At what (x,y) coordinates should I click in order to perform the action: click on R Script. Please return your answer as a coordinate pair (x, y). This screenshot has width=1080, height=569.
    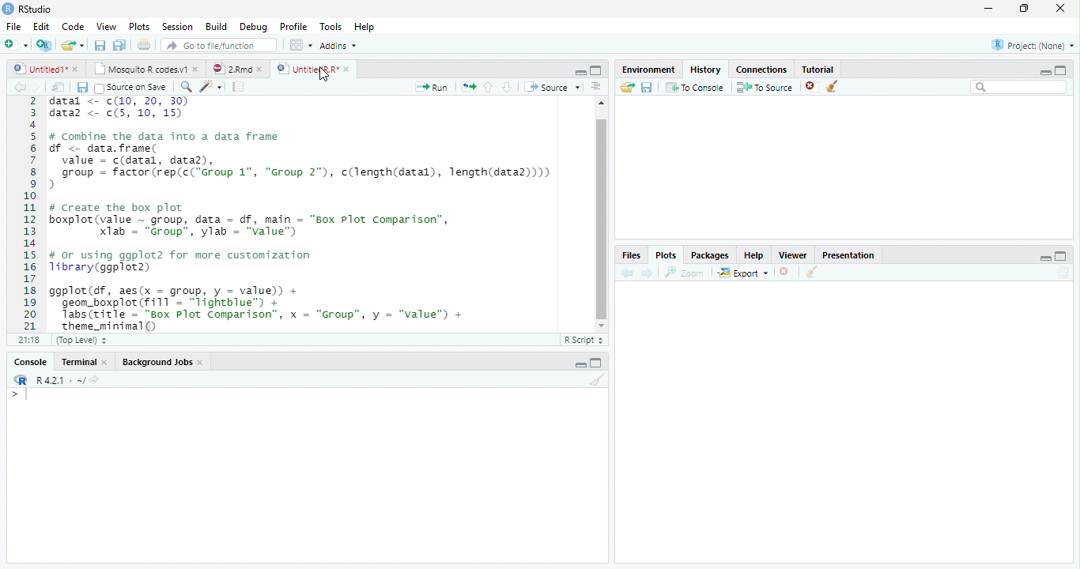
    Looking at the image, I should click on (583, 341).